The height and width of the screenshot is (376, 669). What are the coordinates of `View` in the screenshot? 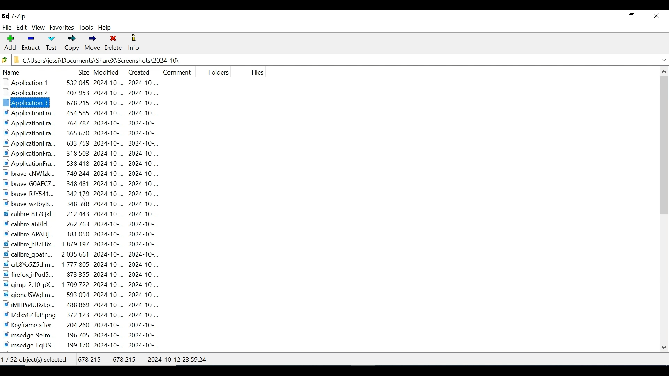 It's located at (39, 28).